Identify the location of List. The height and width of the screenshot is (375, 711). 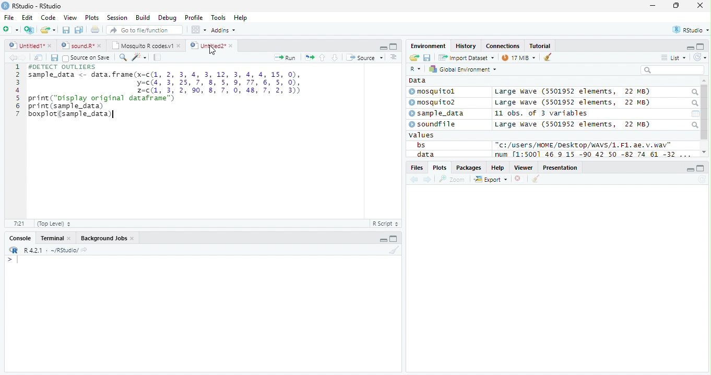
(673, 57).